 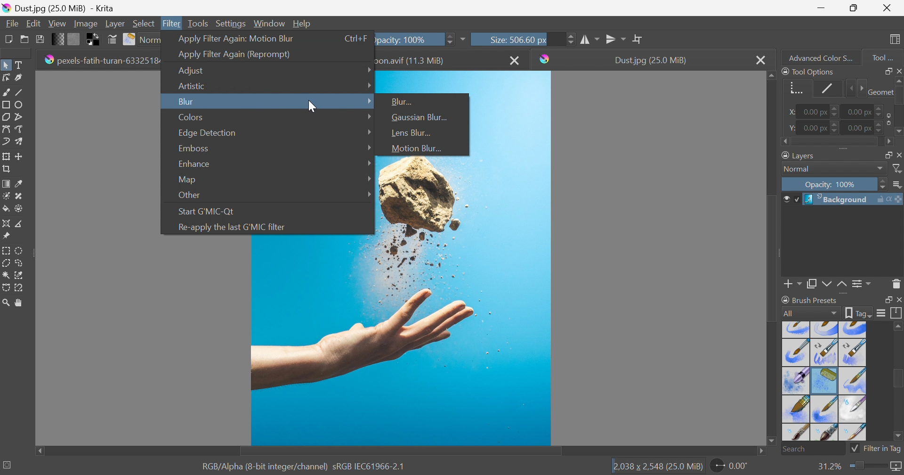 I want to click on Re-apply the last G'MIC filter, so click(x=232, y=227).